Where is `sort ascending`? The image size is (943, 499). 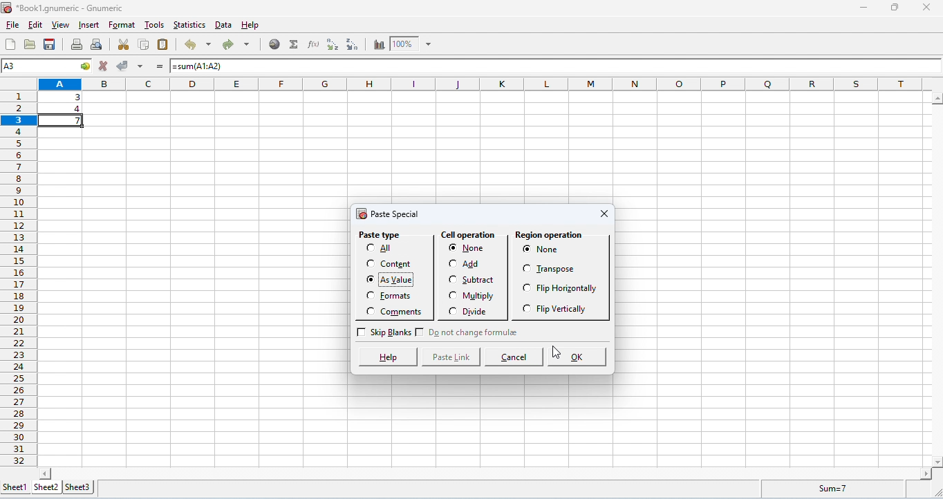 sort ascending is located at coordinates (334, 44).